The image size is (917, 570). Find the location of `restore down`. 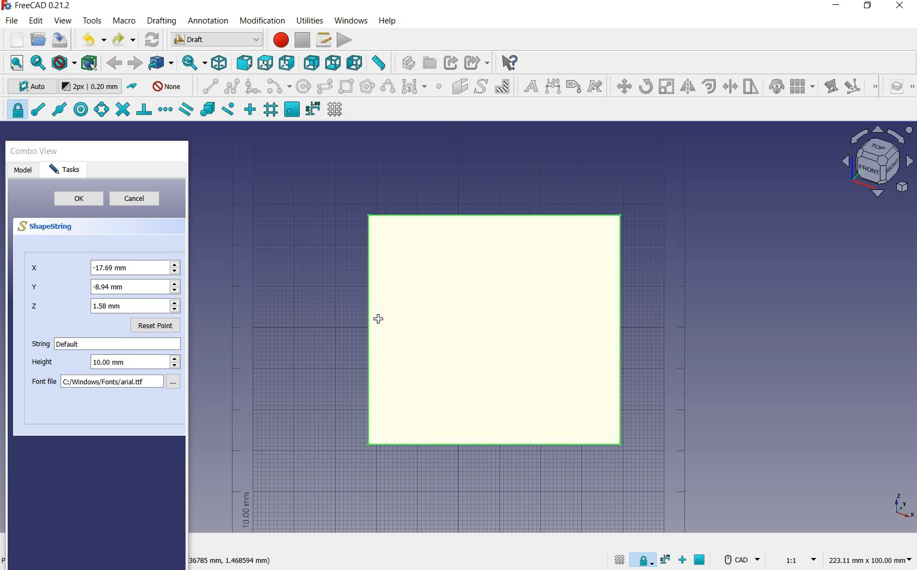

restore down is located at coordinates (868, 7).